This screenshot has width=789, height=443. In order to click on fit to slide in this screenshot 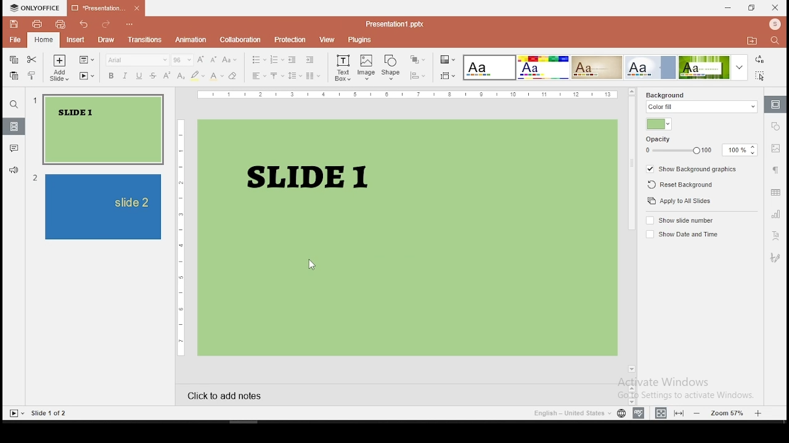, I will do `click(661, 412)`.